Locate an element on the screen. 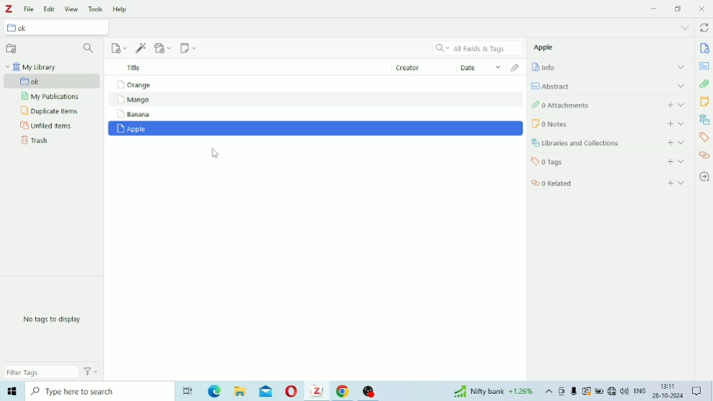  Related is located at coordinates (705, 157).